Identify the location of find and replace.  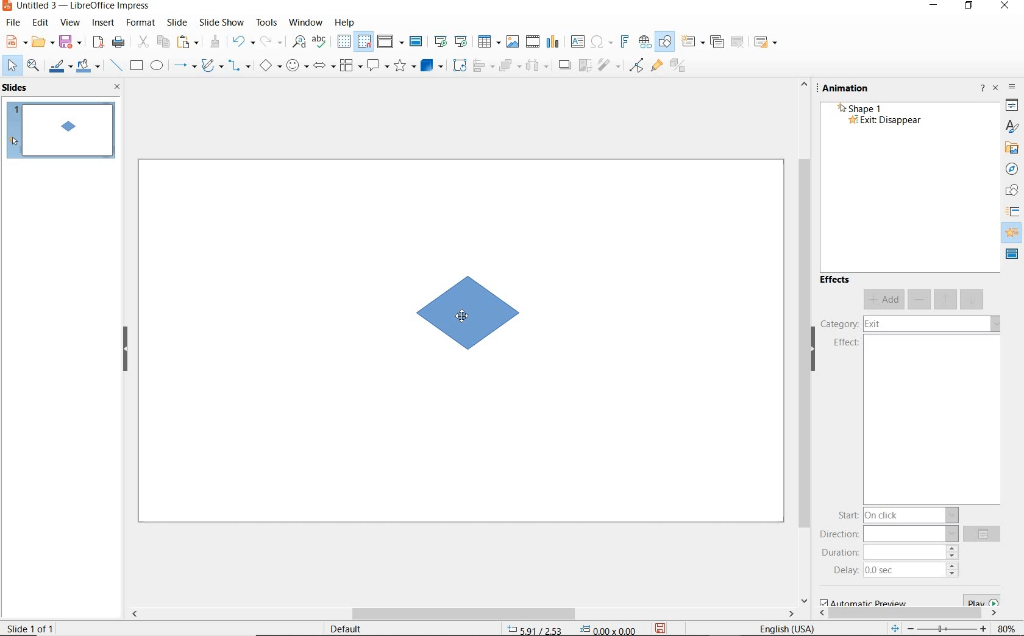
(299, 42).